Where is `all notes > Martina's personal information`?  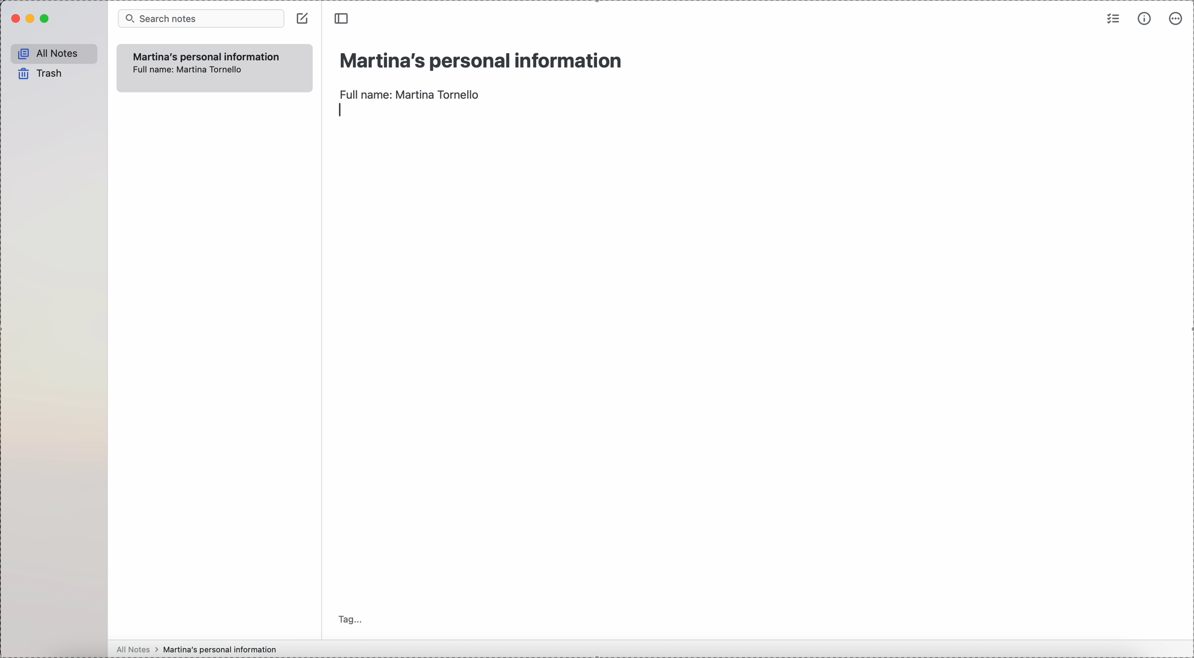
all notes > Martina's personal information is located at coordinates (193, 648).